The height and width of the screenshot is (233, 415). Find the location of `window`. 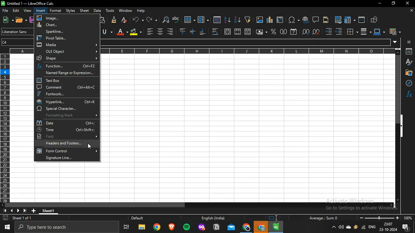

window is located at coordinates (125, 10).